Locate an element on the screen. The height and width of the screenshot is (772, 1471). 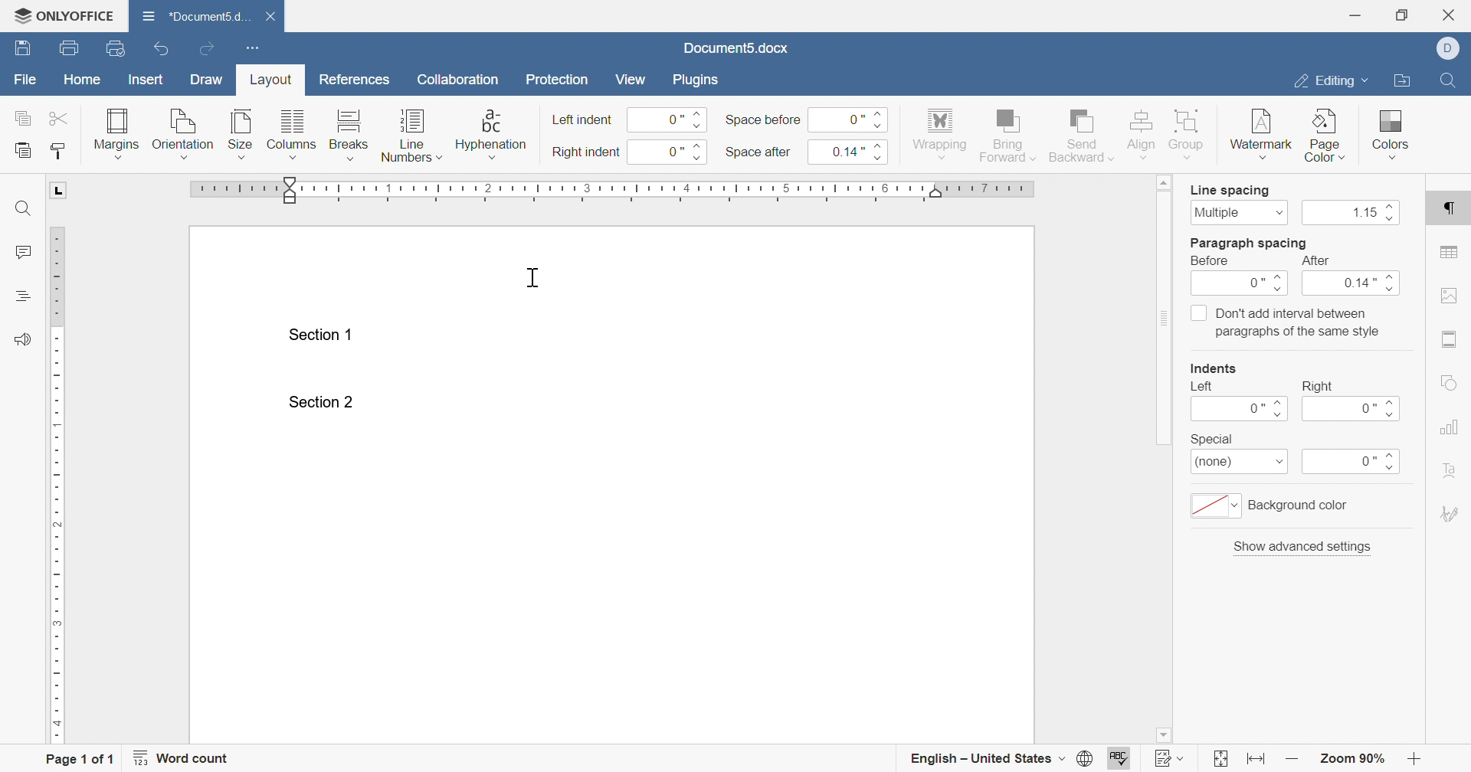
Find is located at coordinates (1446, 80).